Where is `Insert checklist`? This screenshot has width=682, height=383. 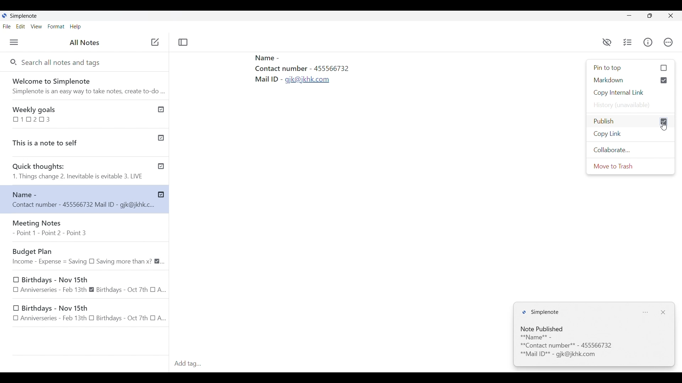 Insert checklist is located at coordinates (628, 42).